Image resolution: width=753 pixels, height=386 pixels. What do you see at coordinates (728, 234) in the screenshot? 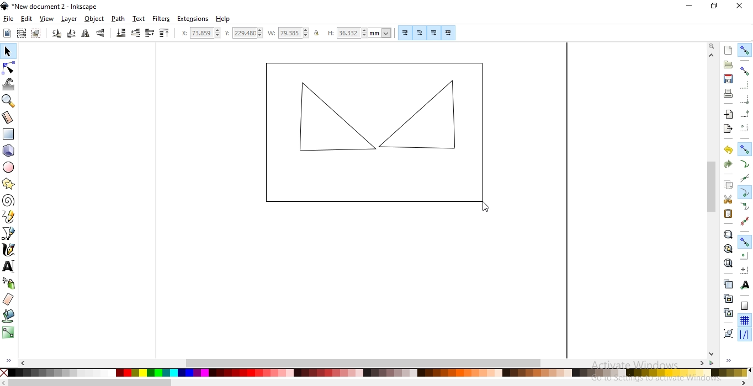
I see `zoom to fit selection` at bounding box center [728, 234].